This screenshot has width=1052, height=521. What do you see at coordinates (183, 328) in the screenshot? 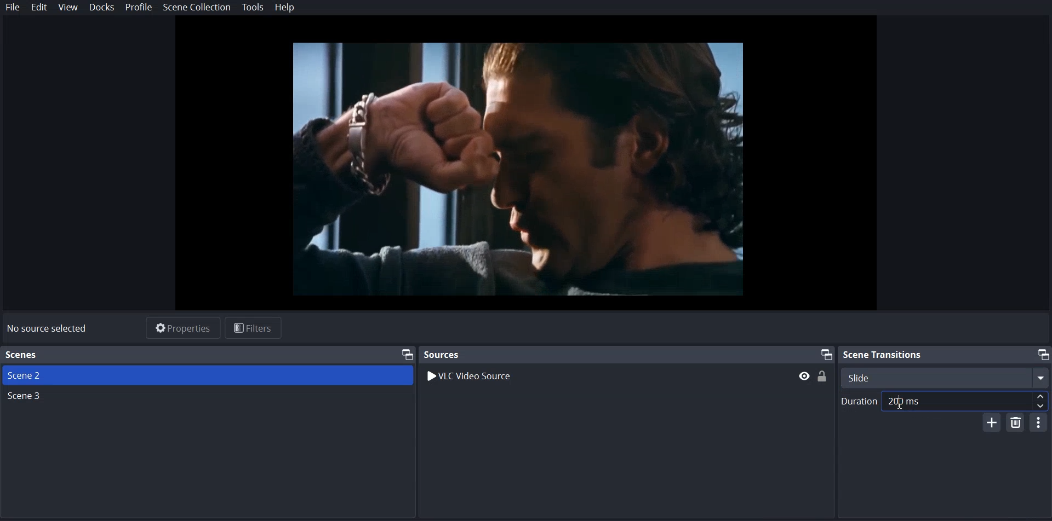
I see `Properties` at bounding box center [183, 328].